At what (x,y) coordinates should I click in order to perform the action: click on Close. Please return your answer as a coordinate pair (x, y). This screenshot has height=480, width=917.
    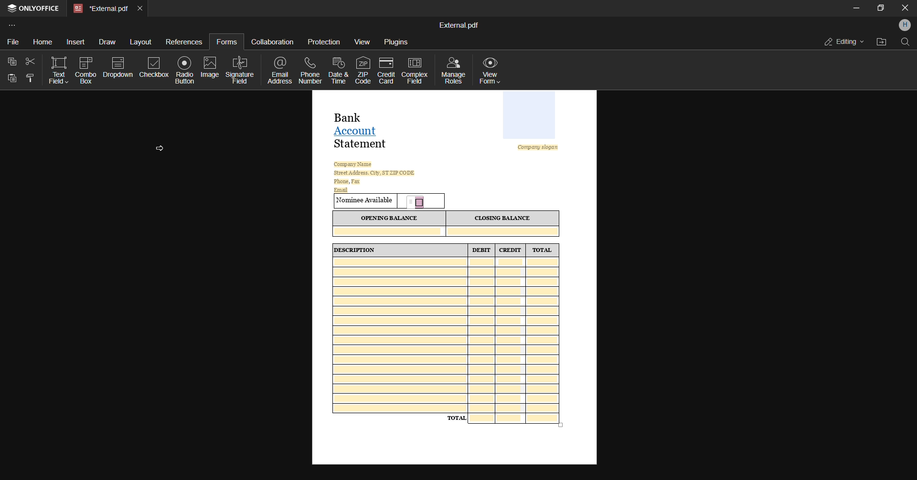
    Looking at the image, I should click on (904, 8).